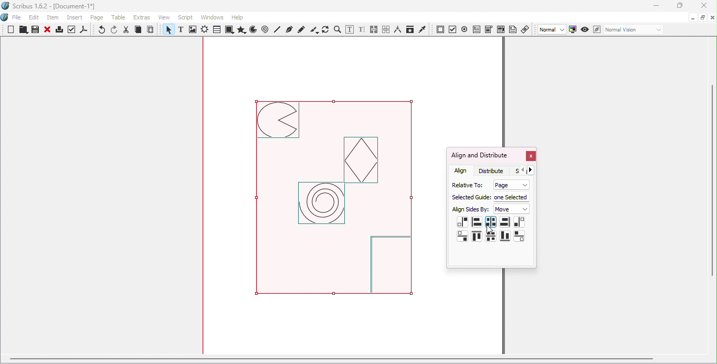 The height and width of the screenshot is (364, 717). I want to click on Cursor, so click(491, 230).